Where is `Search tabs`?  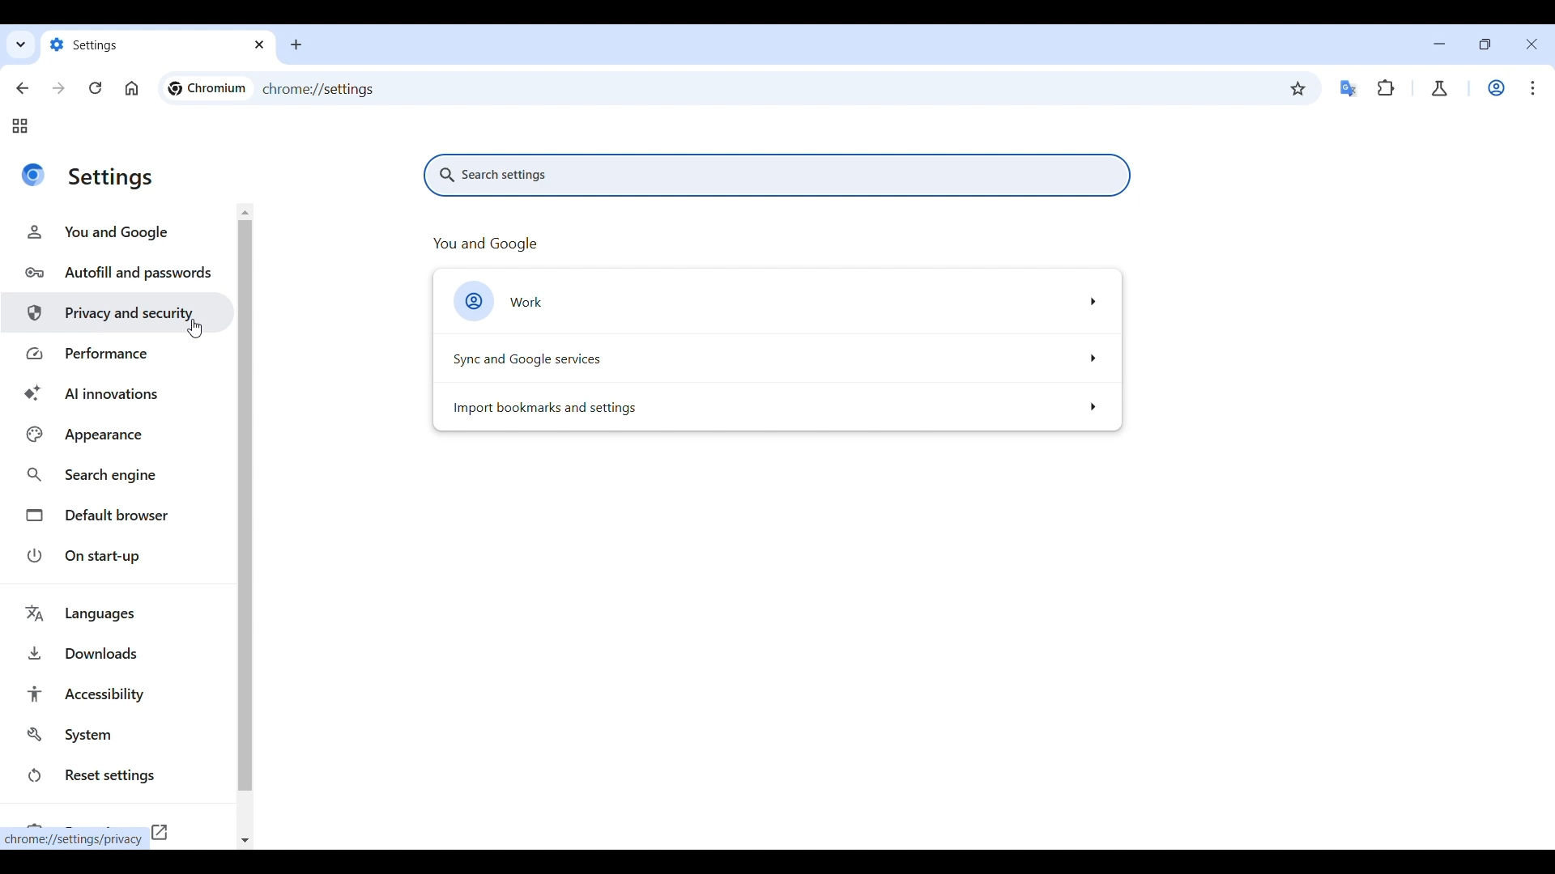 Search tabs is located at coordinates (22, 45).